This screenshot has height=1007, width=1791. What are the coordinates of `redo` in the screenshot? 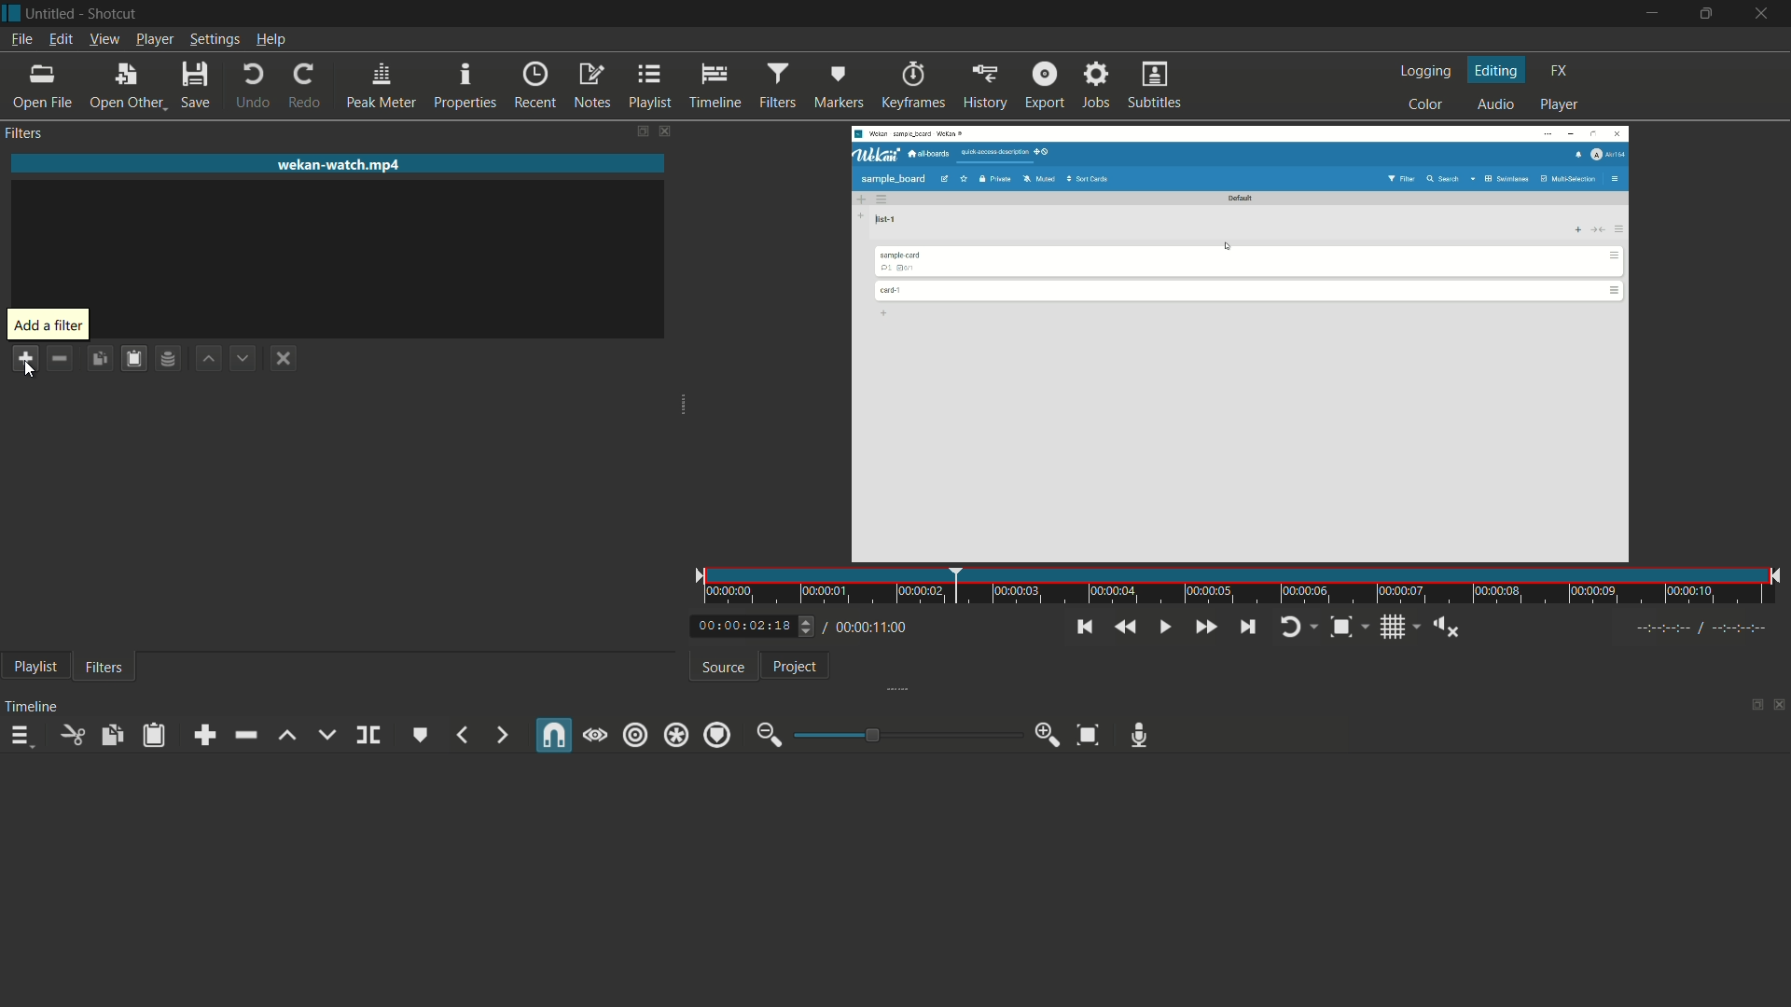 It's located at (303, 87).